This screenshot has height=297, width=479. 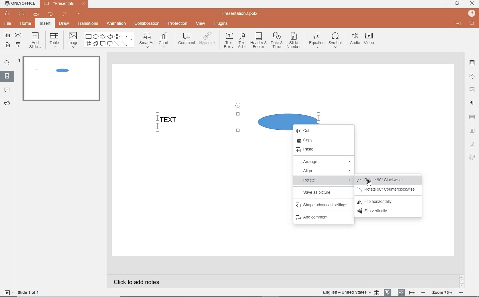 I want to click on copy style, so click(x=18, y=45).